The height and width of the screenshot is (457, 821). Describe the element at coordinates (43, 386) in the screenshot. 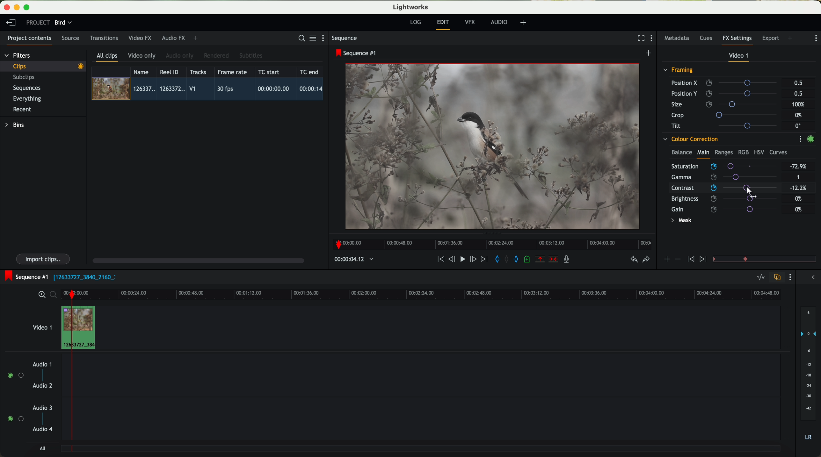

I see `audio 2` at that location.